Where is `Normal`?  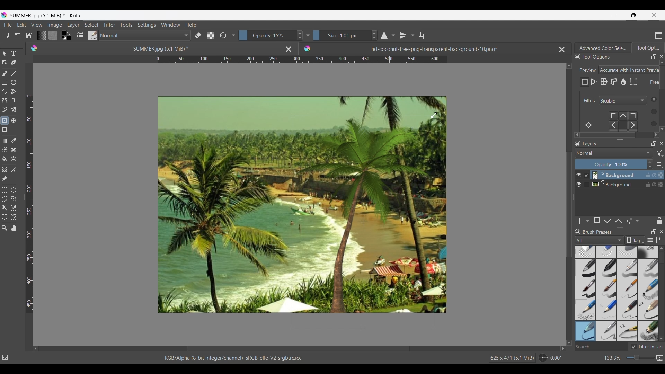
Normal is located at coordinates (145, 35).